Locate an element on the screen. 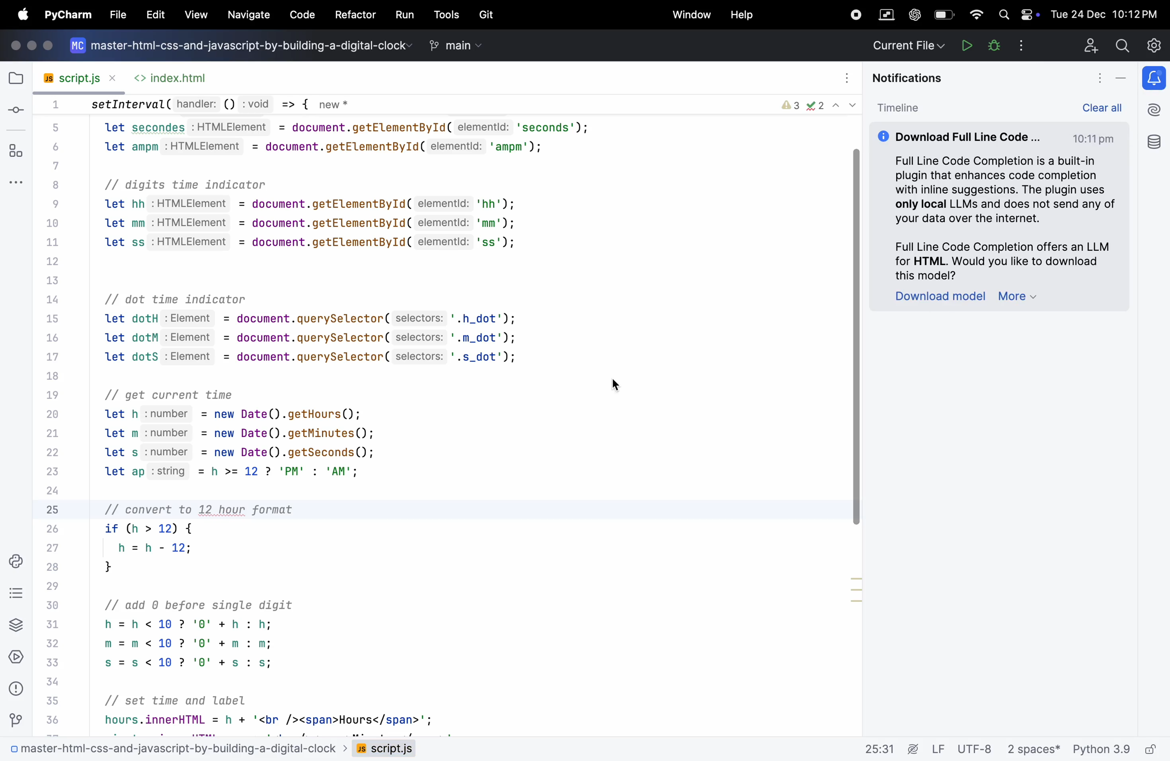 Image resolution: width=1170 pixels, height=761 pixels. logo is located at coordinates (77, 49).